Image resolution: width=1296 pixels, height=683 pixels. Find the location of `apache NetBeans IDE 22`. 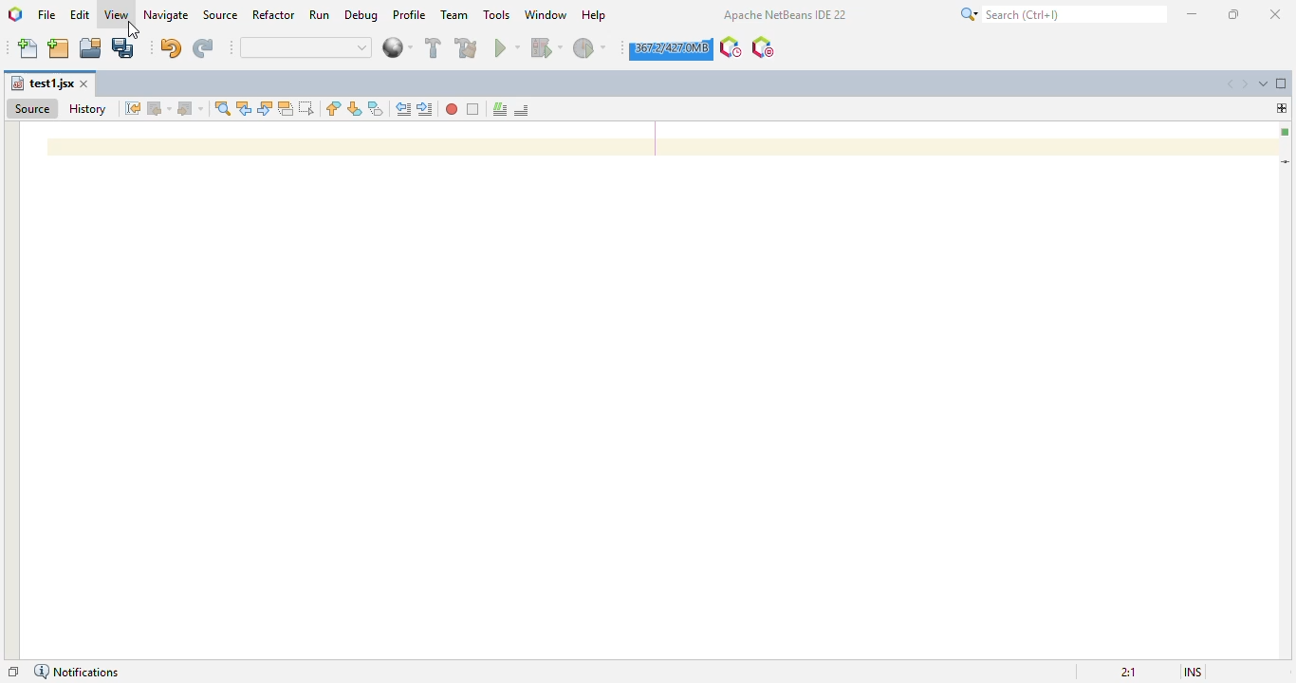

apache NetBeans IDE 22 is located at coordinates (786, 14).